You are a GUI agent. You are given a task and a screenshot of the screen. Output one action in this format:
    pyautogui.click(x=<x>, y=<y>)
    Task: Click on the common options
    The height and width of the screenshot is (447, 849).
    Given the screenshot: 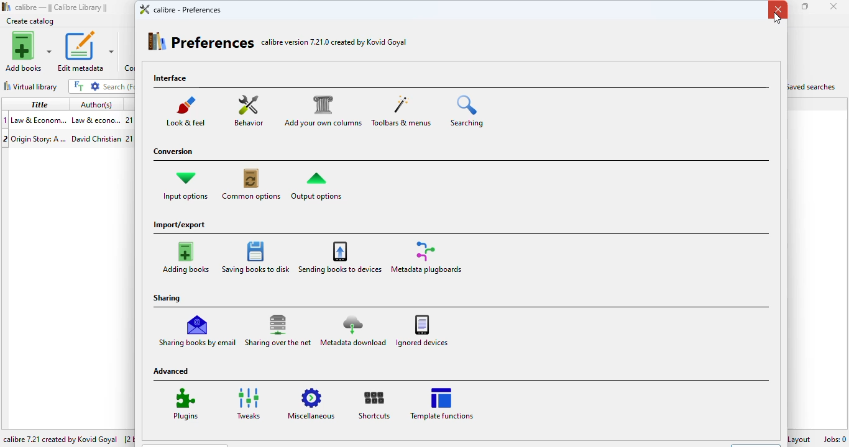 What is the action you would take?
    pyautogui.click(x=251, y=184)
    